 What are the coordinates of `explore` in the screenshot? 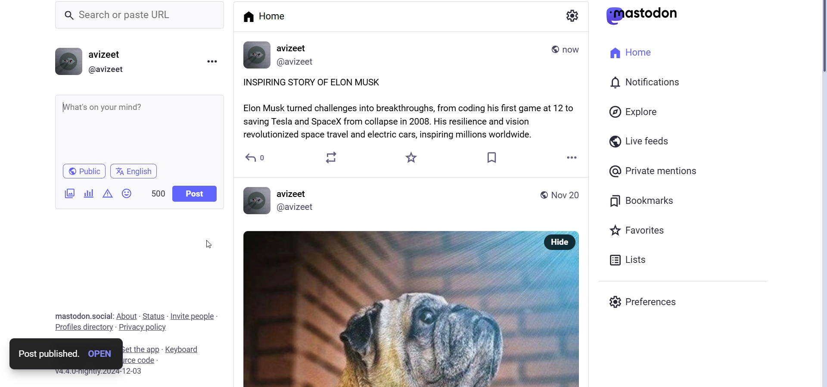 It's located at (633, 112).